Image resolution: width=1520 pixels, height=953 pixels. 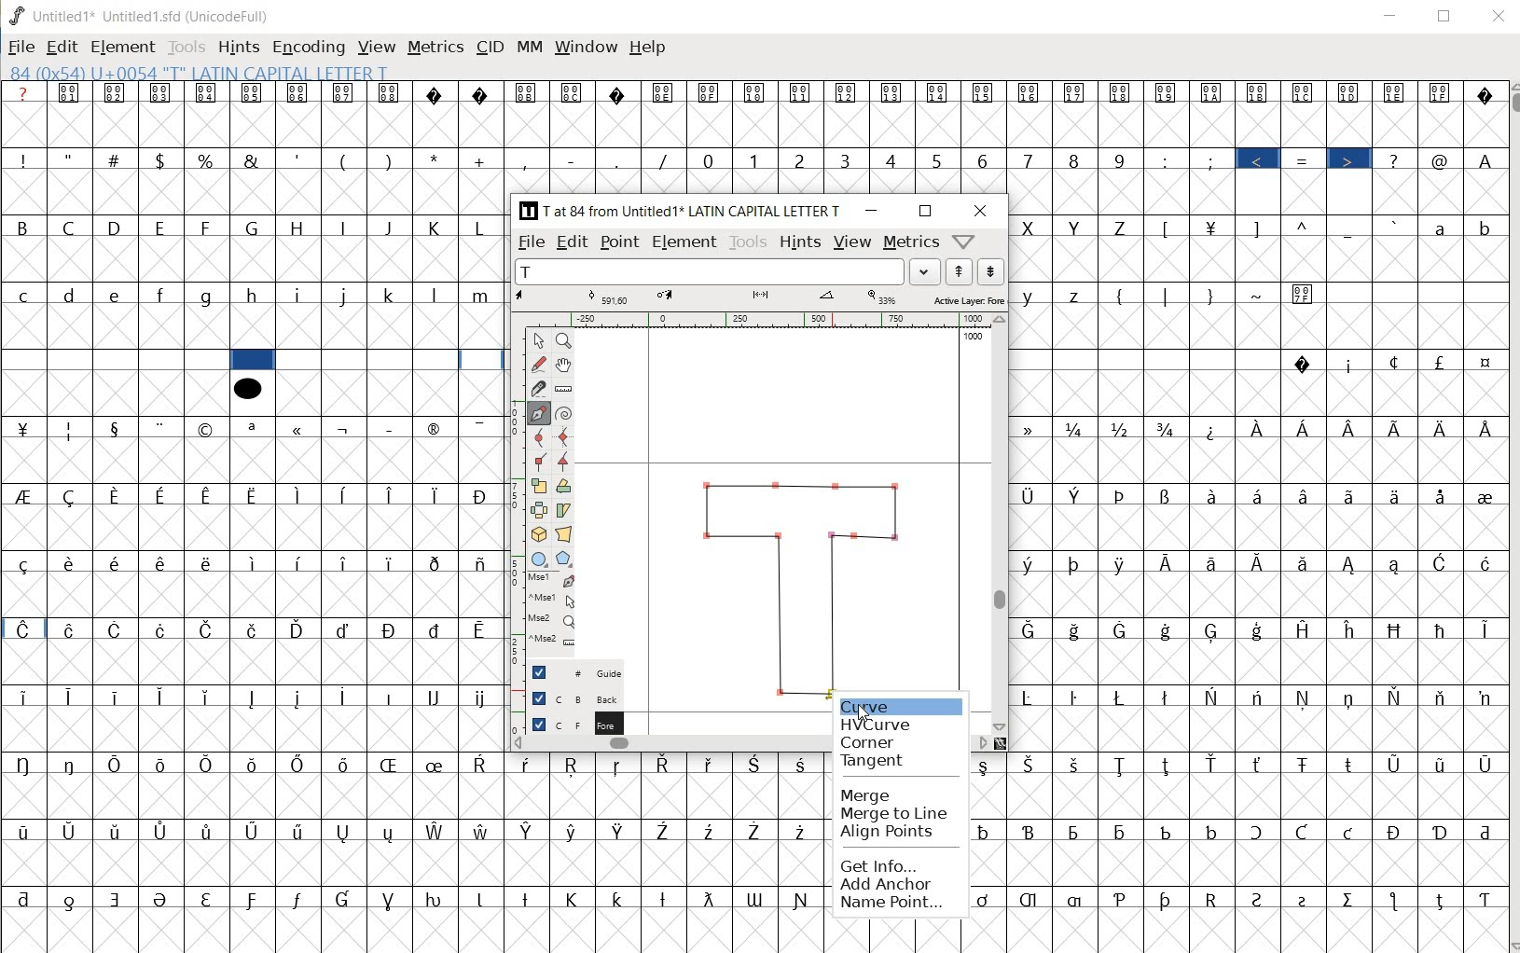 What do you see at coordinates (439, 159) in the screenshot?
I see `*` at bounding box center [439, 159].